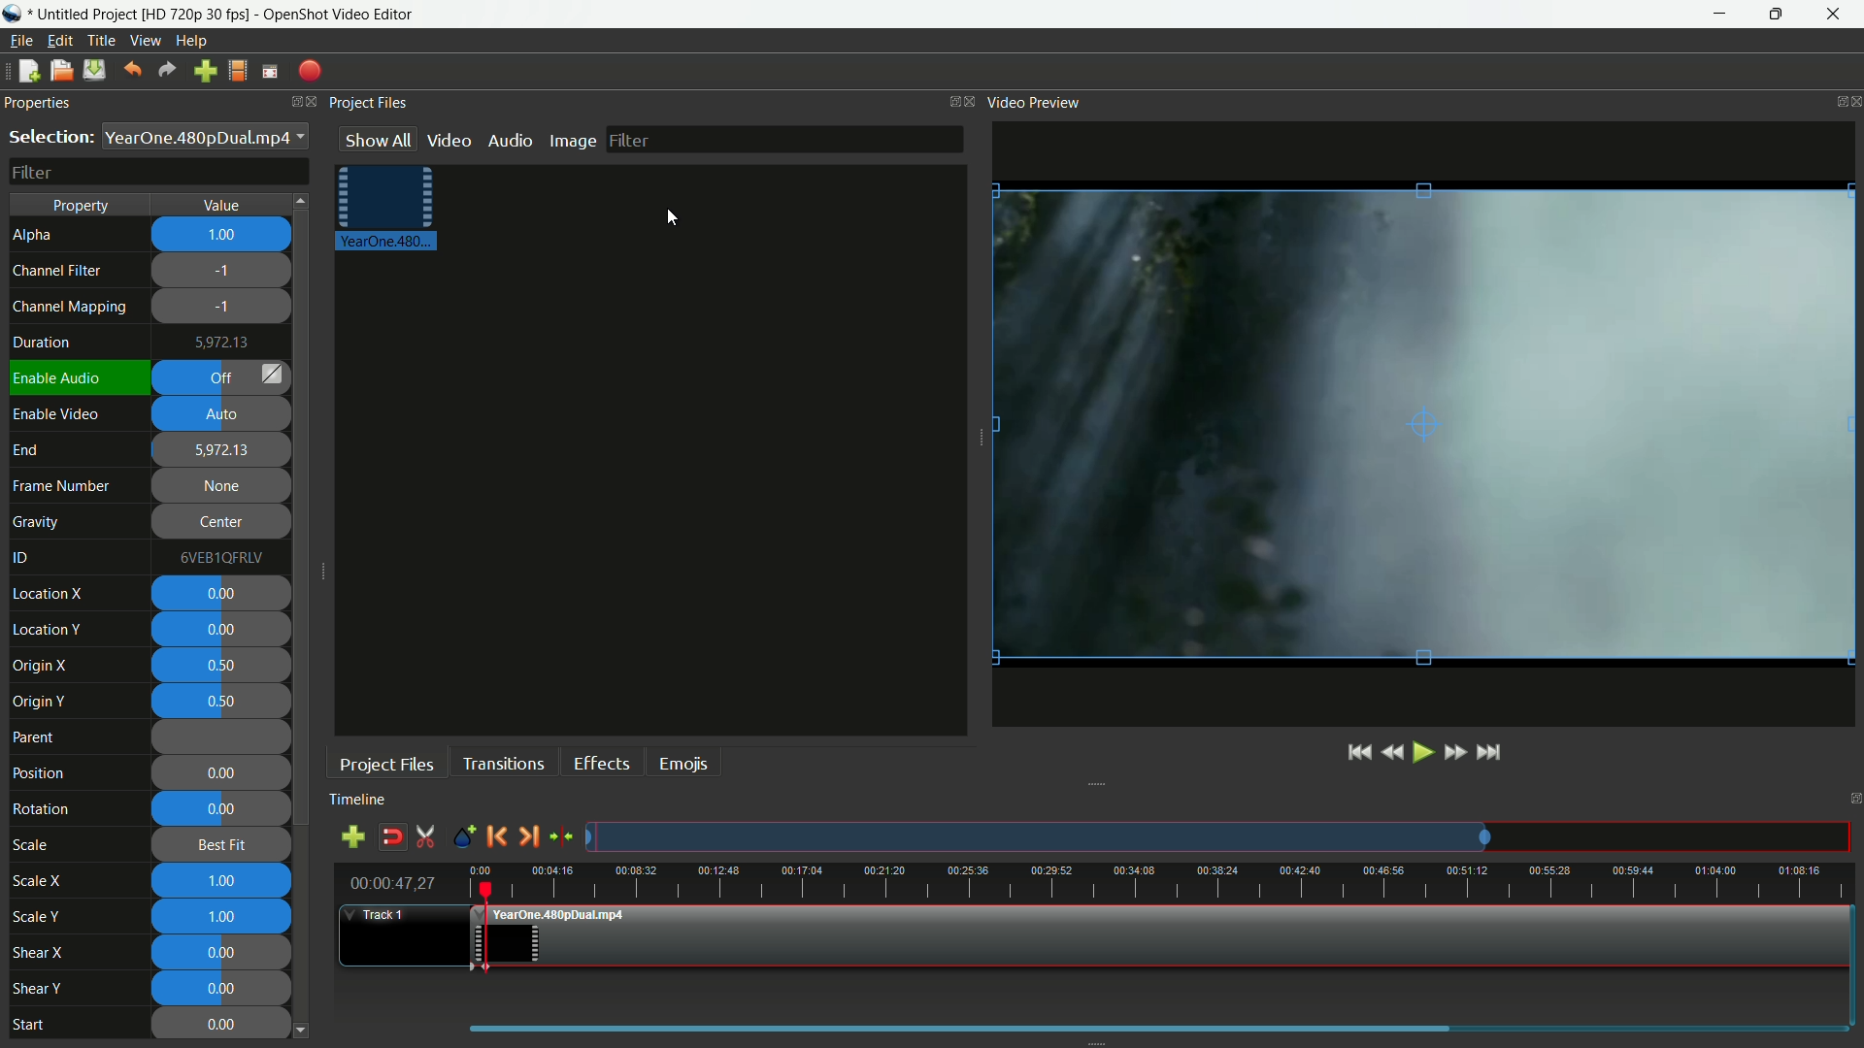 The height and width of the screenshot is (1048, 1864). What do you see at coordinates (225, 273) in the screenshot?
I see `-1` at bounding box center [225, 273].